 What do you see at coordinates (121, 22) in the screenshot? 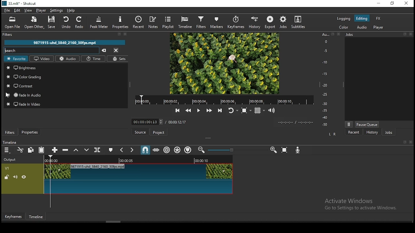
I see `properties` at bounding box center [121, 22].